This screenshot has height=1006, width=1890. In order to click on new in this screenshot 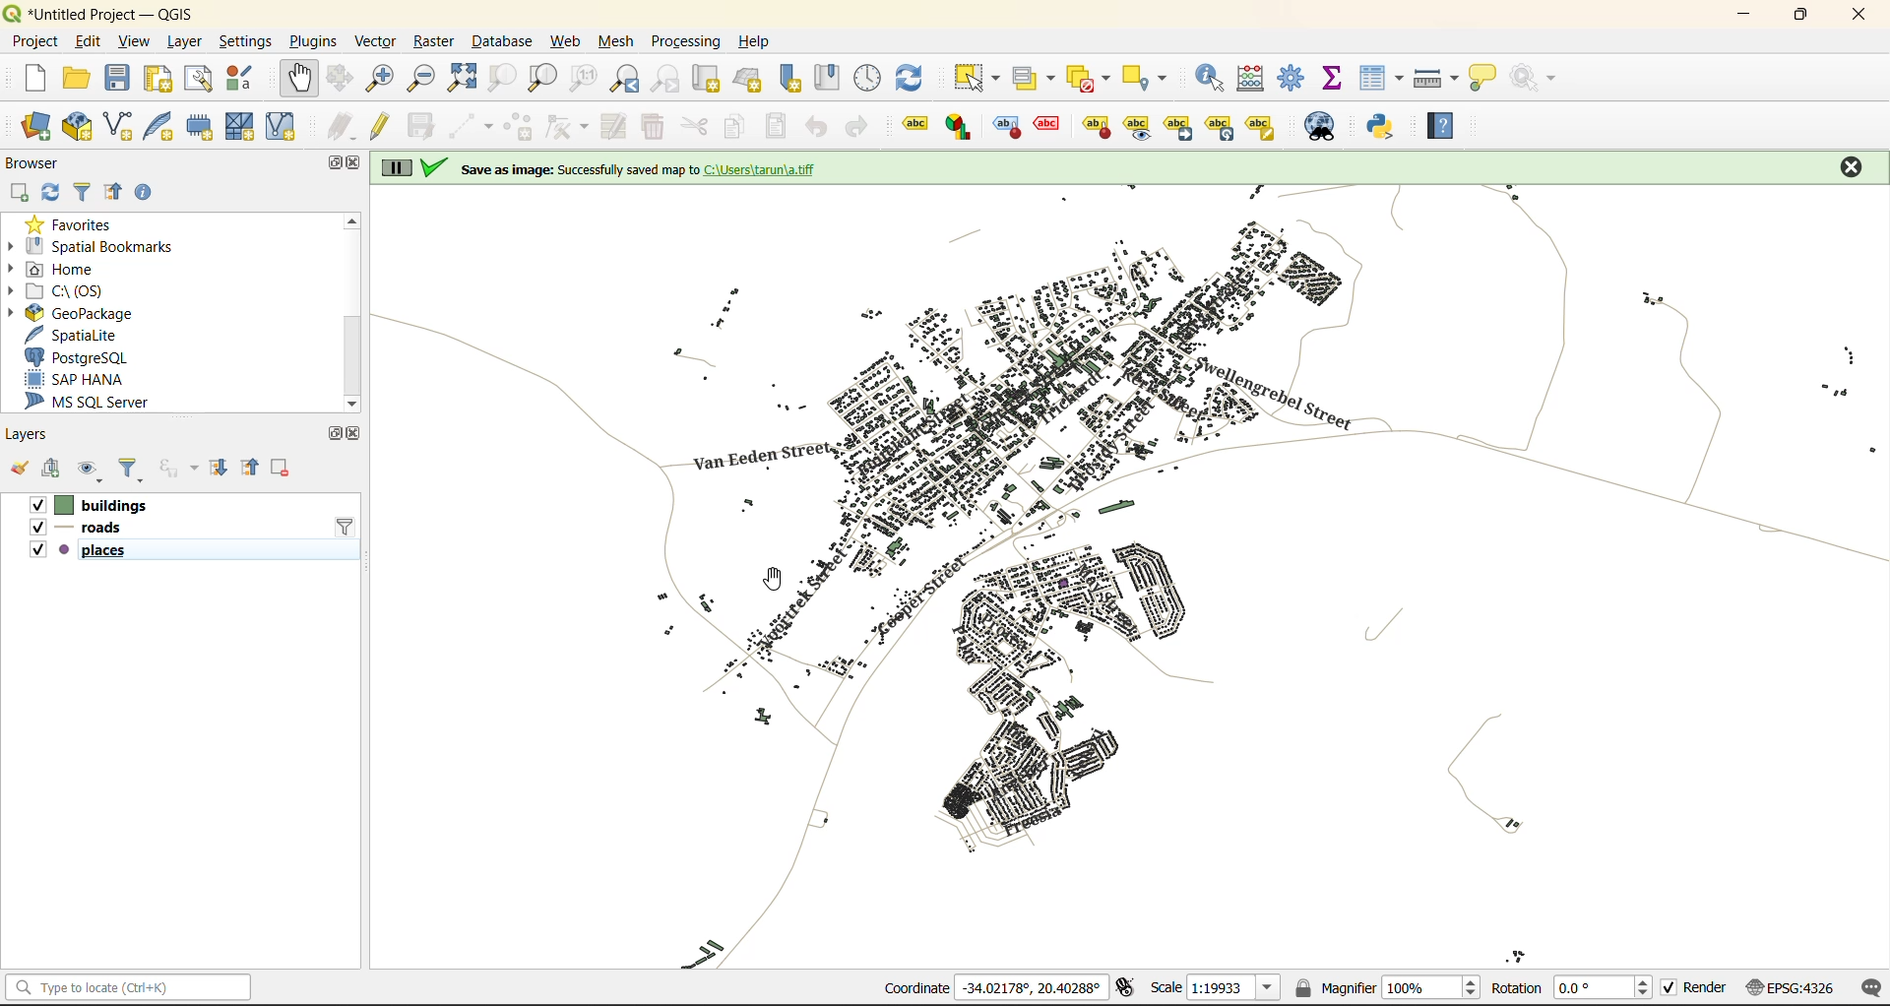, I will do `click(35, 78)`.